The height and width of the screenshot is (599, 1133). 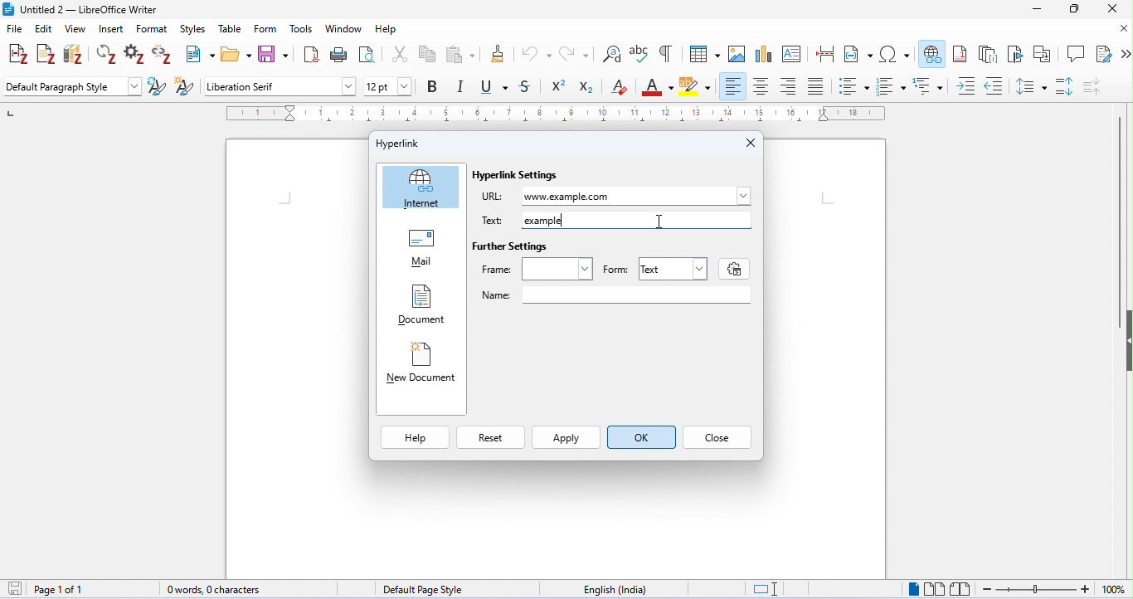 What do you see at coordinates (930, 87) in the screenshot?
I see `multilevel list` at bounding box center [930, 87].